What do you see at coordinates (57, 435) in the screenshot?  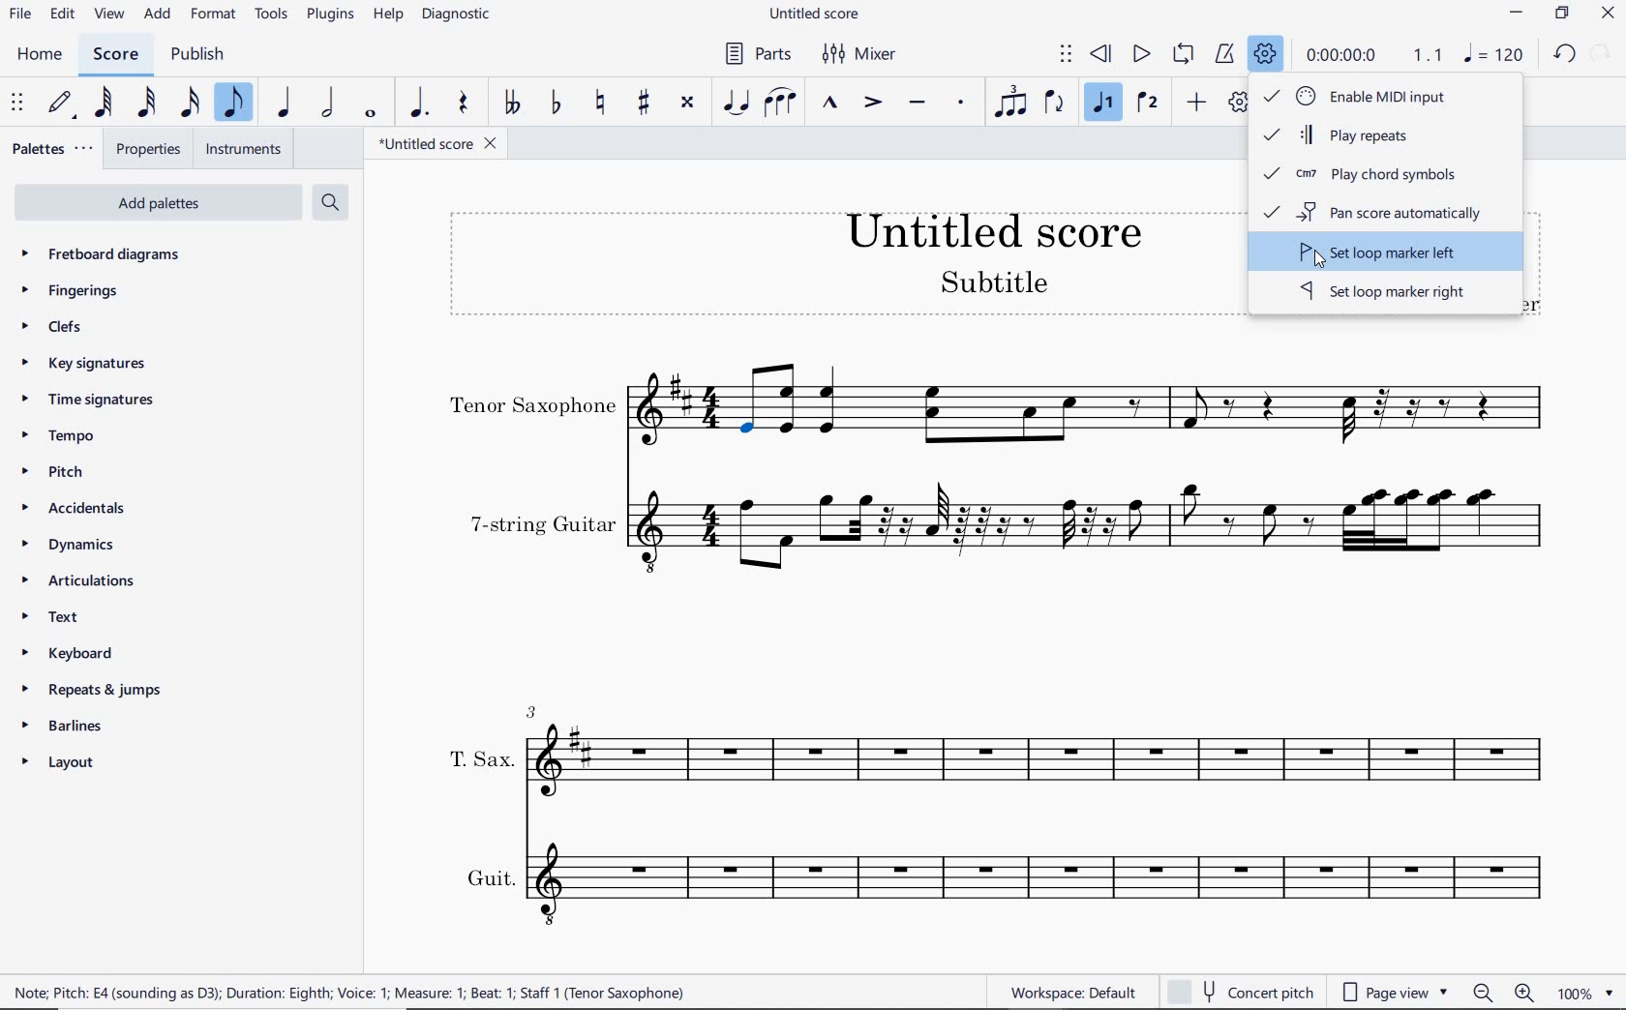 I see `TEMPO` at bounding box center [57, 435].